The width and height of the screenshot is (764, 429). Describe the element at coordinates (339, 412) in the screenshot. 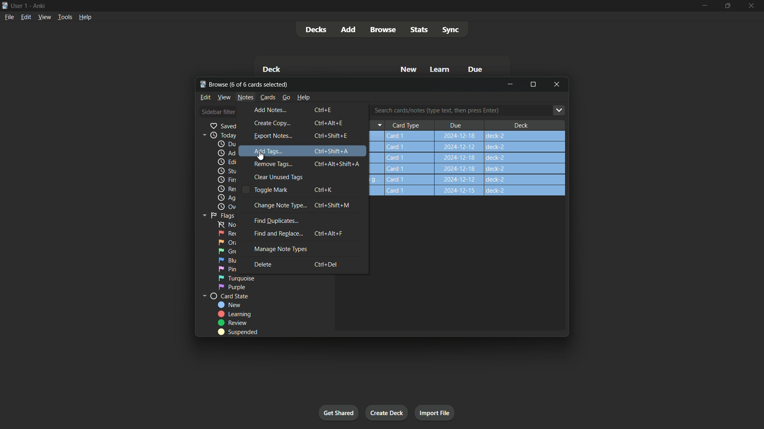

I see `Get started` at that location.